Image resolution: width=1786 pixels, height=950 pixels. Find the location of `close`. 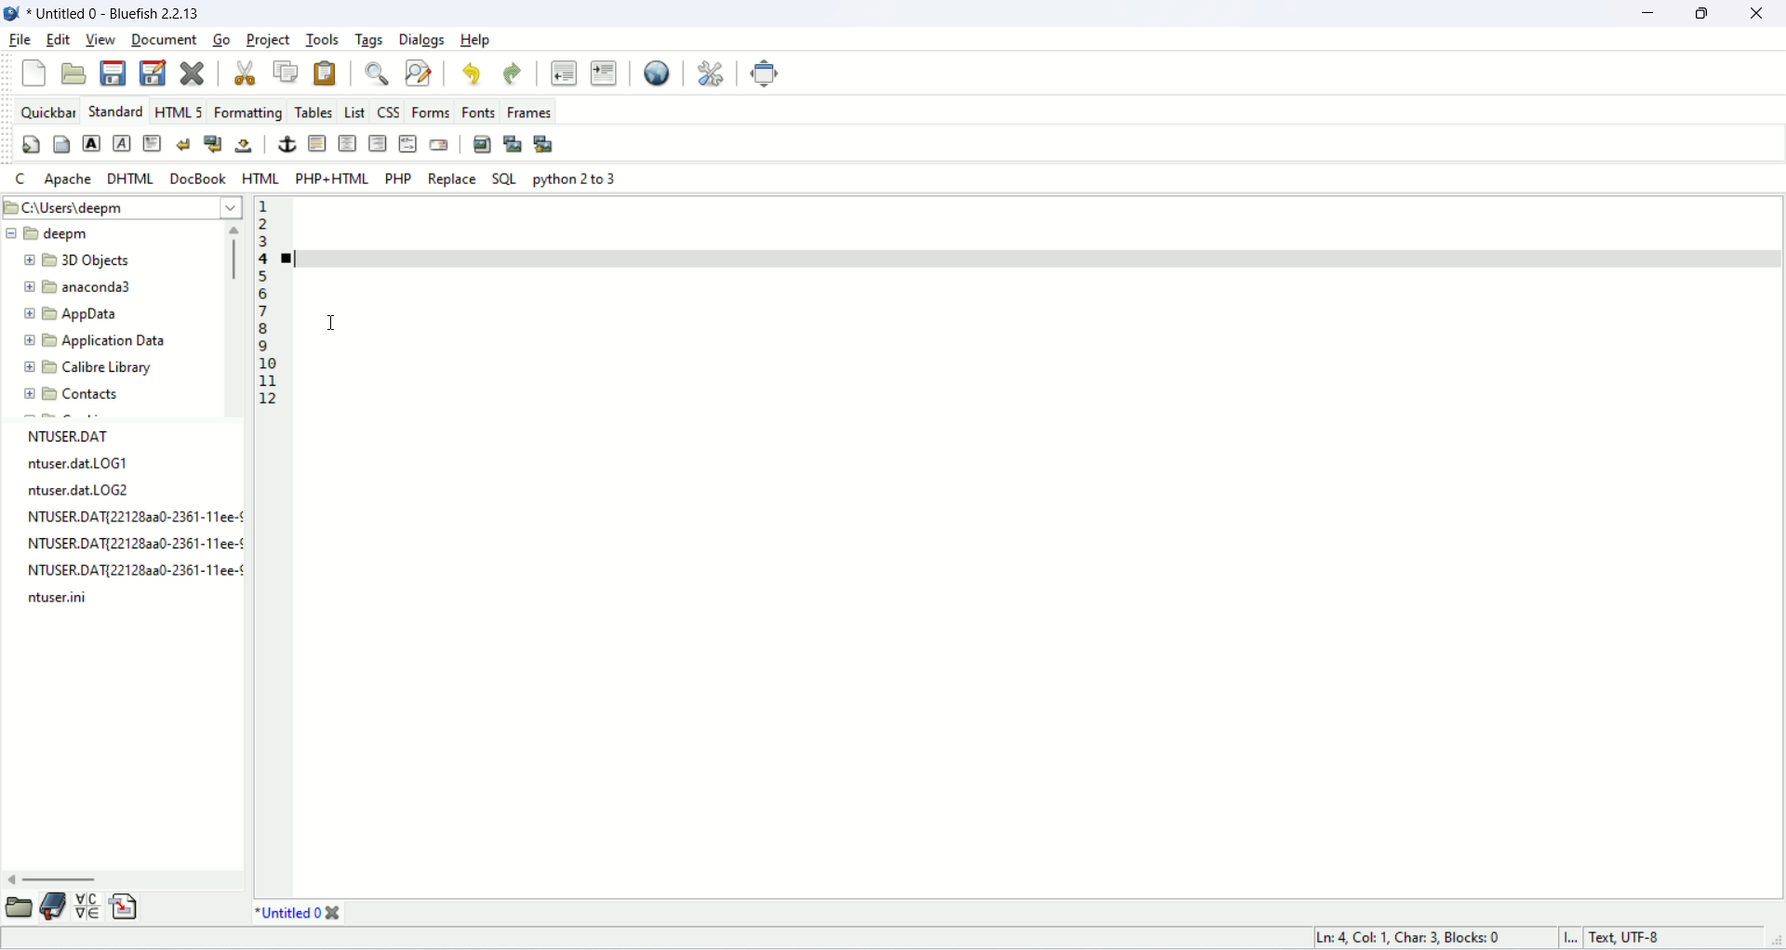

close is located at coordinates (1757, 13).